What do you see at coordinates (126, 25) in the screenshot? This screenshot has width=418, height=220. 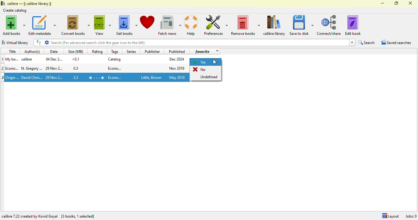 I see `get books` at bounding box center [126, 25].